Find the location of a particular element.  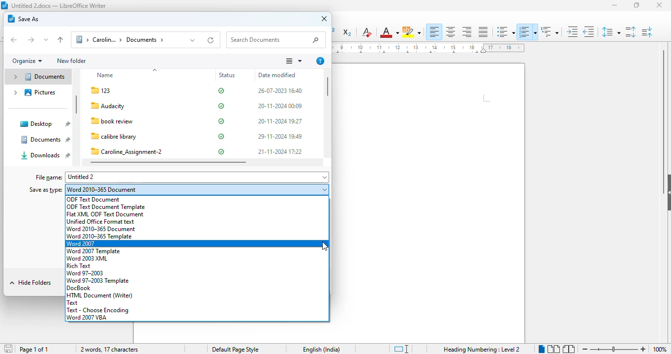

search documents is located at coordinates (275, 40).